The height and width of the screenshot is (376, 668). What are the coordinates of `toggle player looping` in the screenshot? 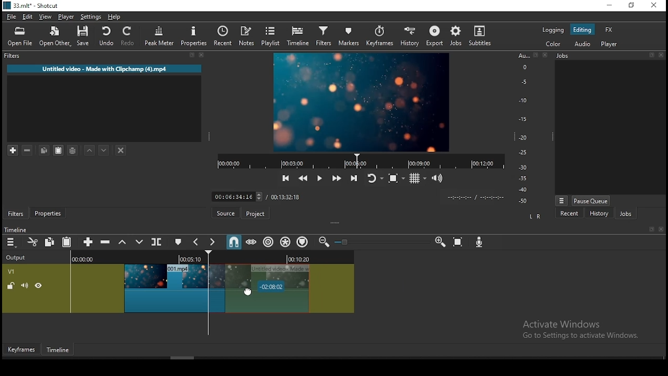 It's located at (374, 179).